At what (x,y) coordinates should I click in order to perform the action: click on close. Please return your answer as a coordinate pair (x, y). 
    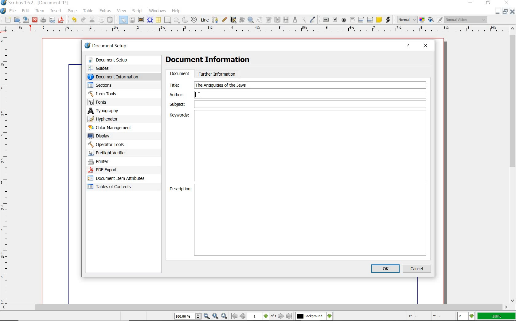
    Looking at the image, I should click on (506, 2).